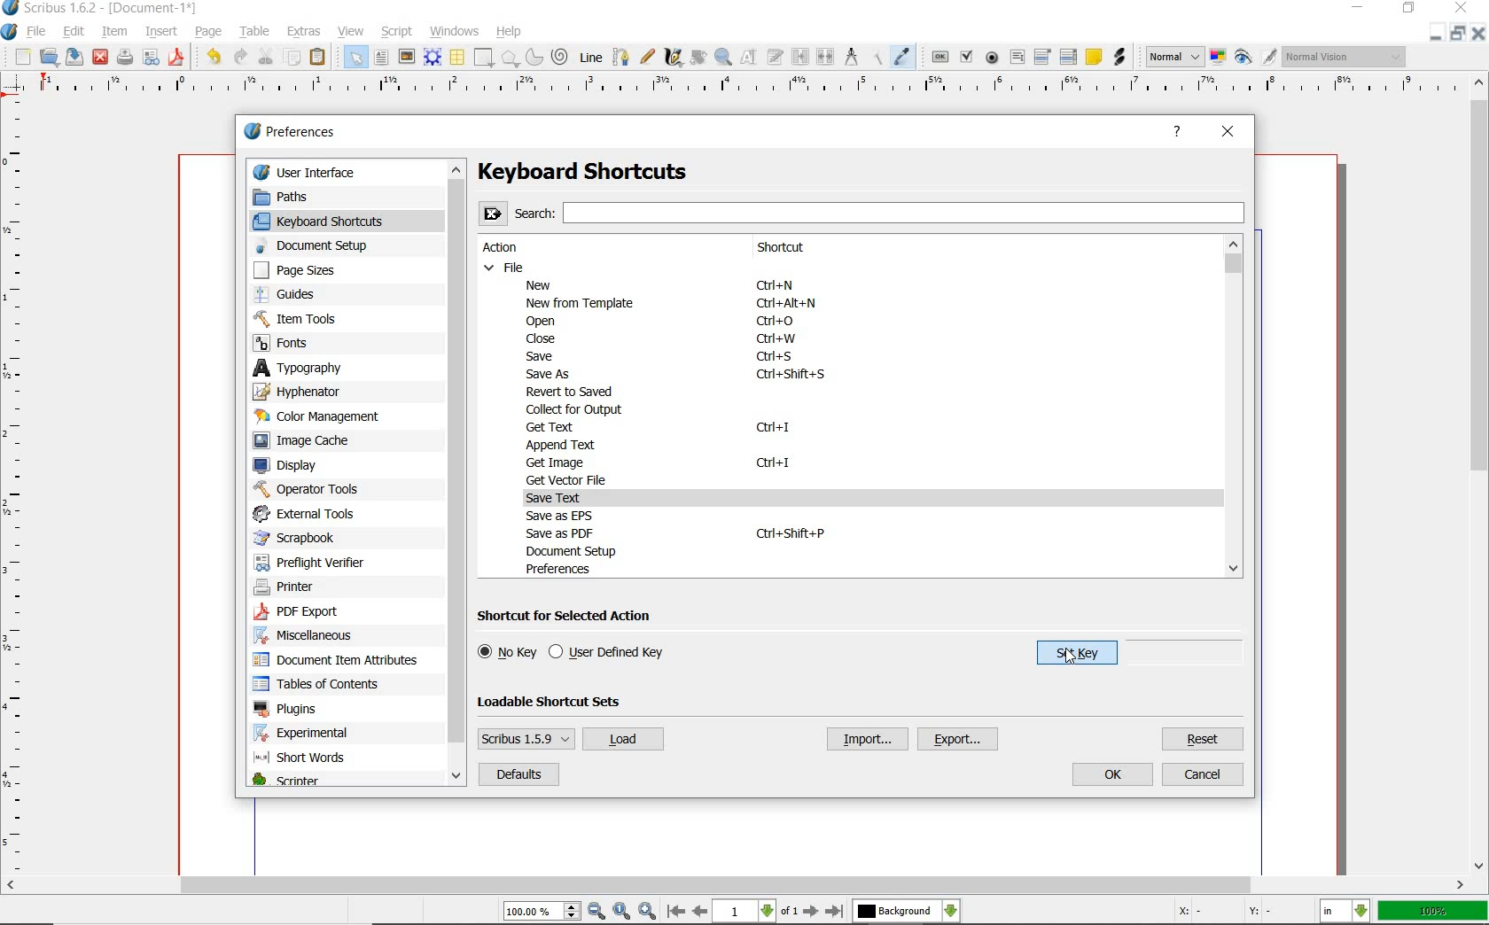 The height and width of the screenshot is (925, 1489). Describe the element at coordinates (1232, 914) in the screenshot. I see `coordinates` at that location.